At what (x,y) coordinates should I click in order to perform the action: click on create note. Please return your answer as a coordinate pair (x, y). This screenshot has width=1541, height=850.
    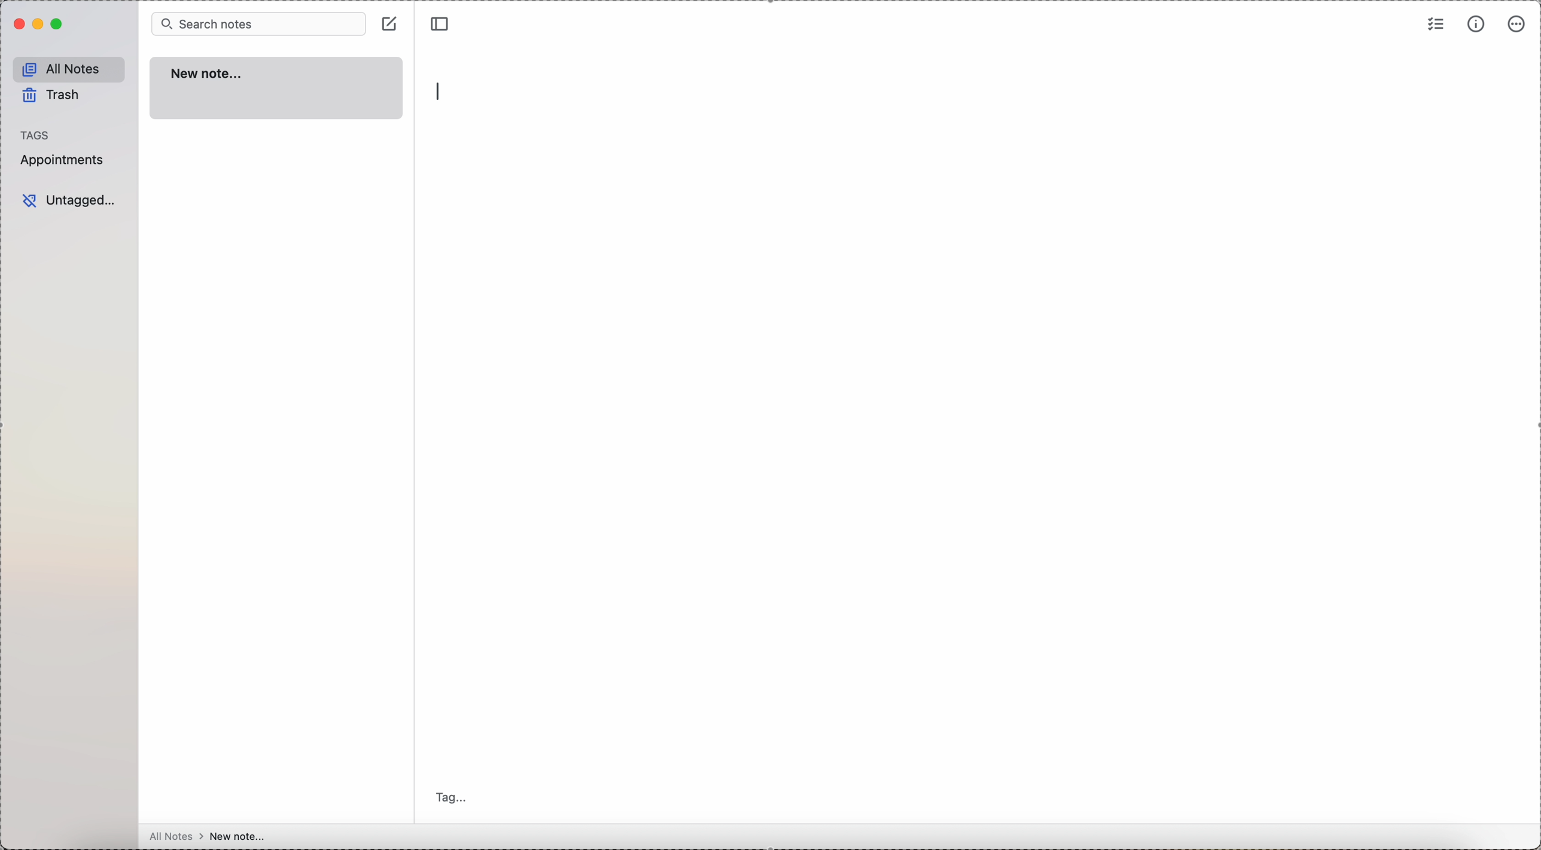
    Looking at the image, I should click on (391, 23).